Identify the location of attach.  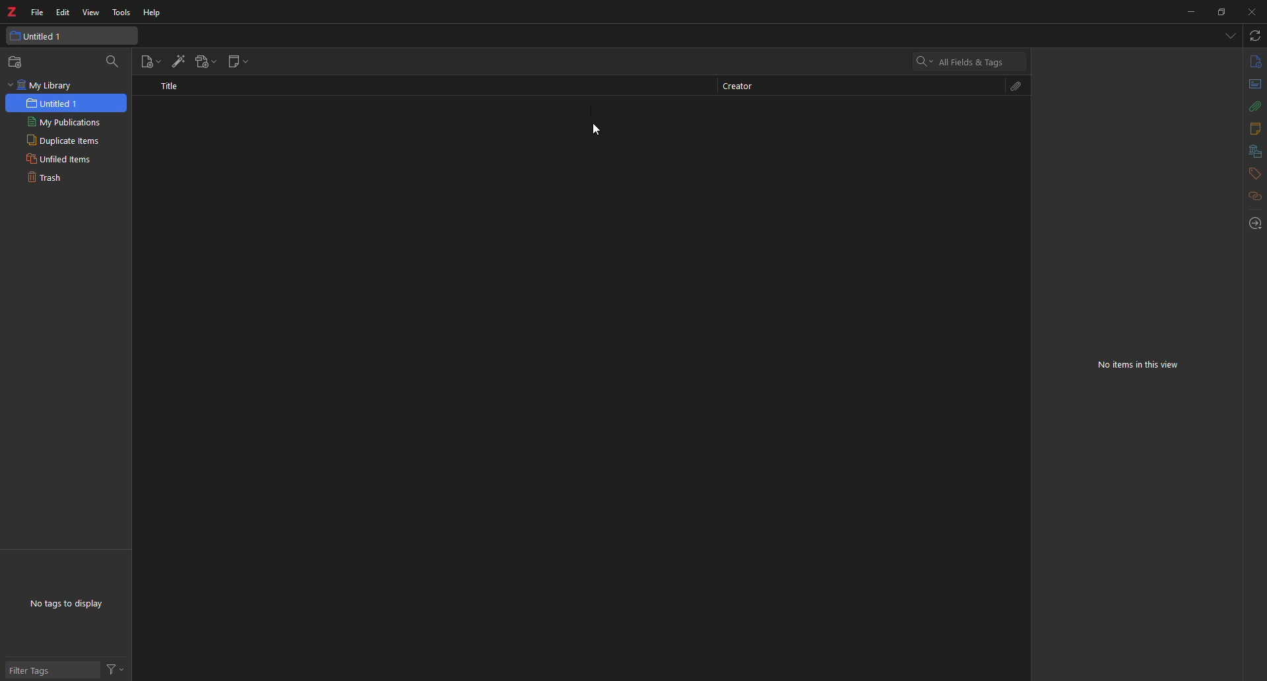
(1250, 106).